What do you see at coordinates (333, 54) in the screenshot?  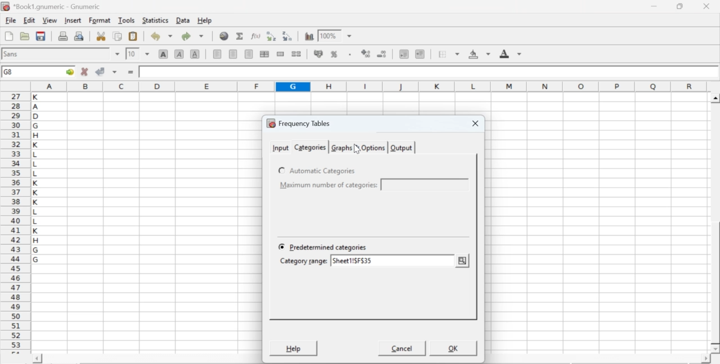 I see `format selection as percentage` at bounding box center [333, 54].